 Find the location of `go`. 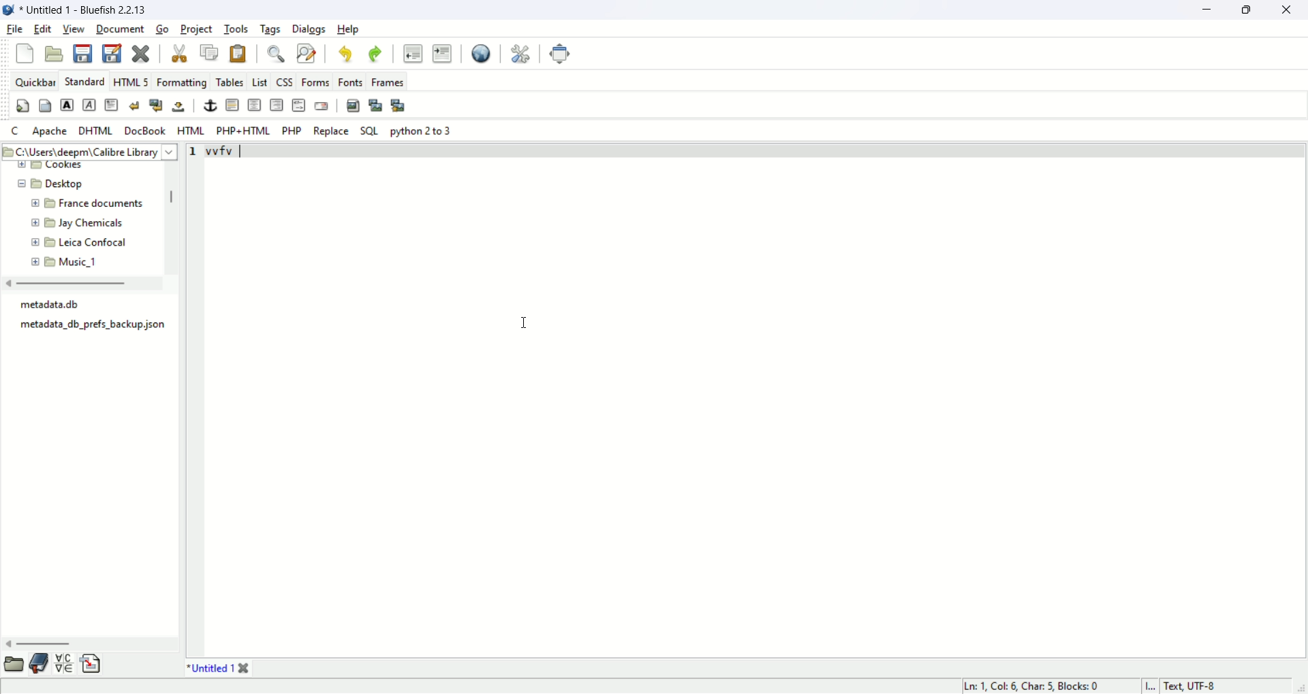

go is located at coordinates (163, 31).